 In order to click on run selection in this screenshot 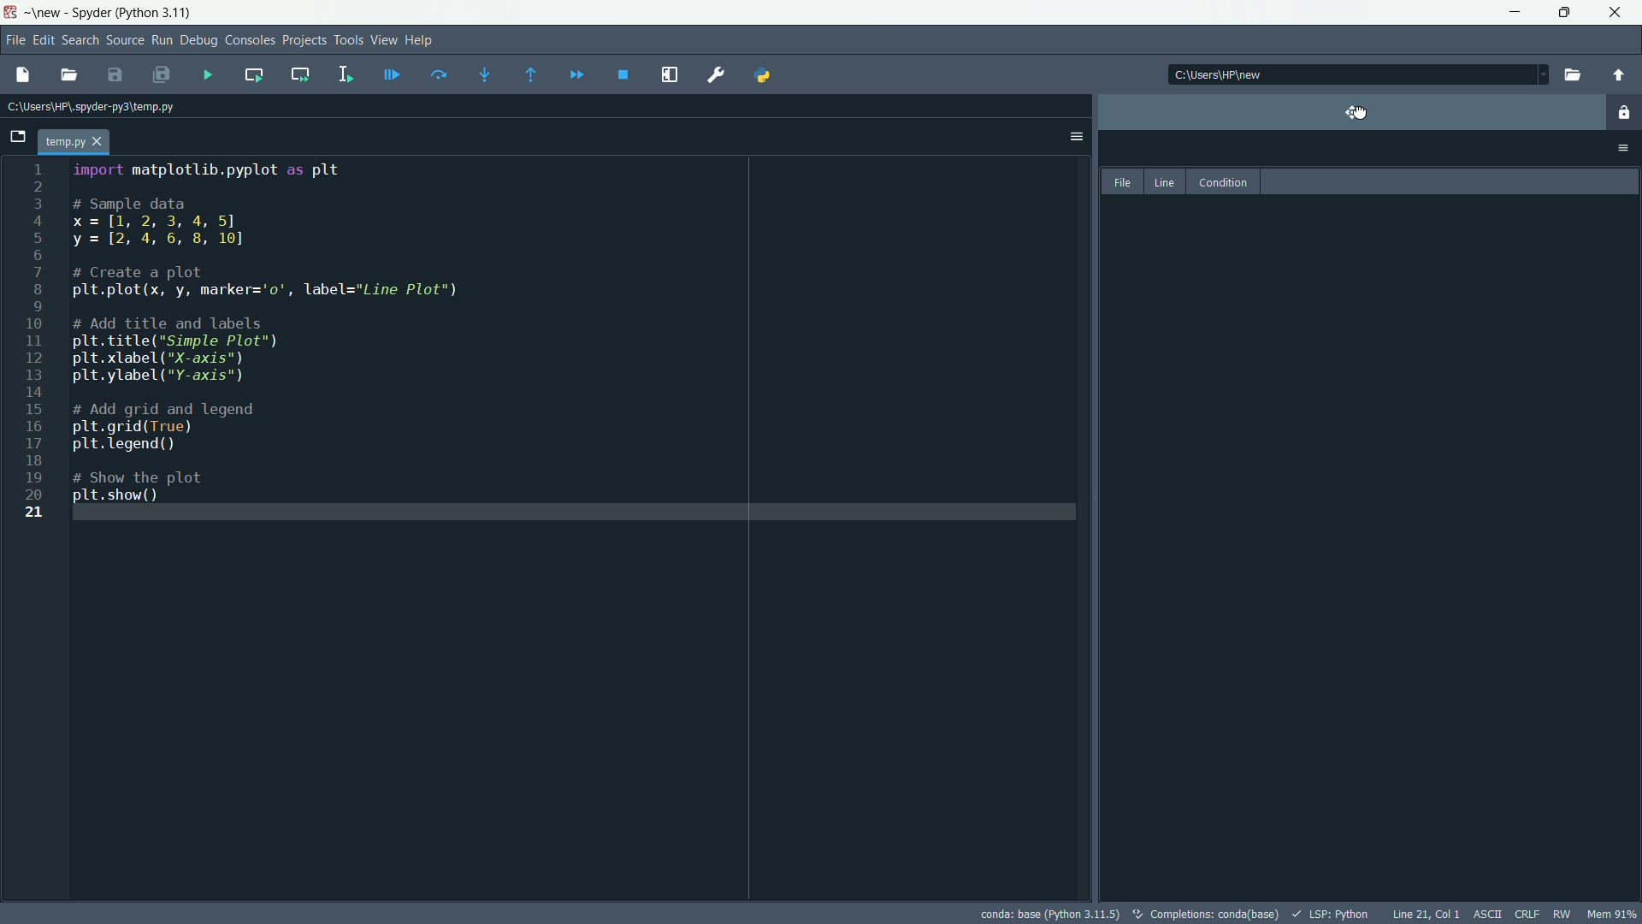, I will do `click(344, 74)`.